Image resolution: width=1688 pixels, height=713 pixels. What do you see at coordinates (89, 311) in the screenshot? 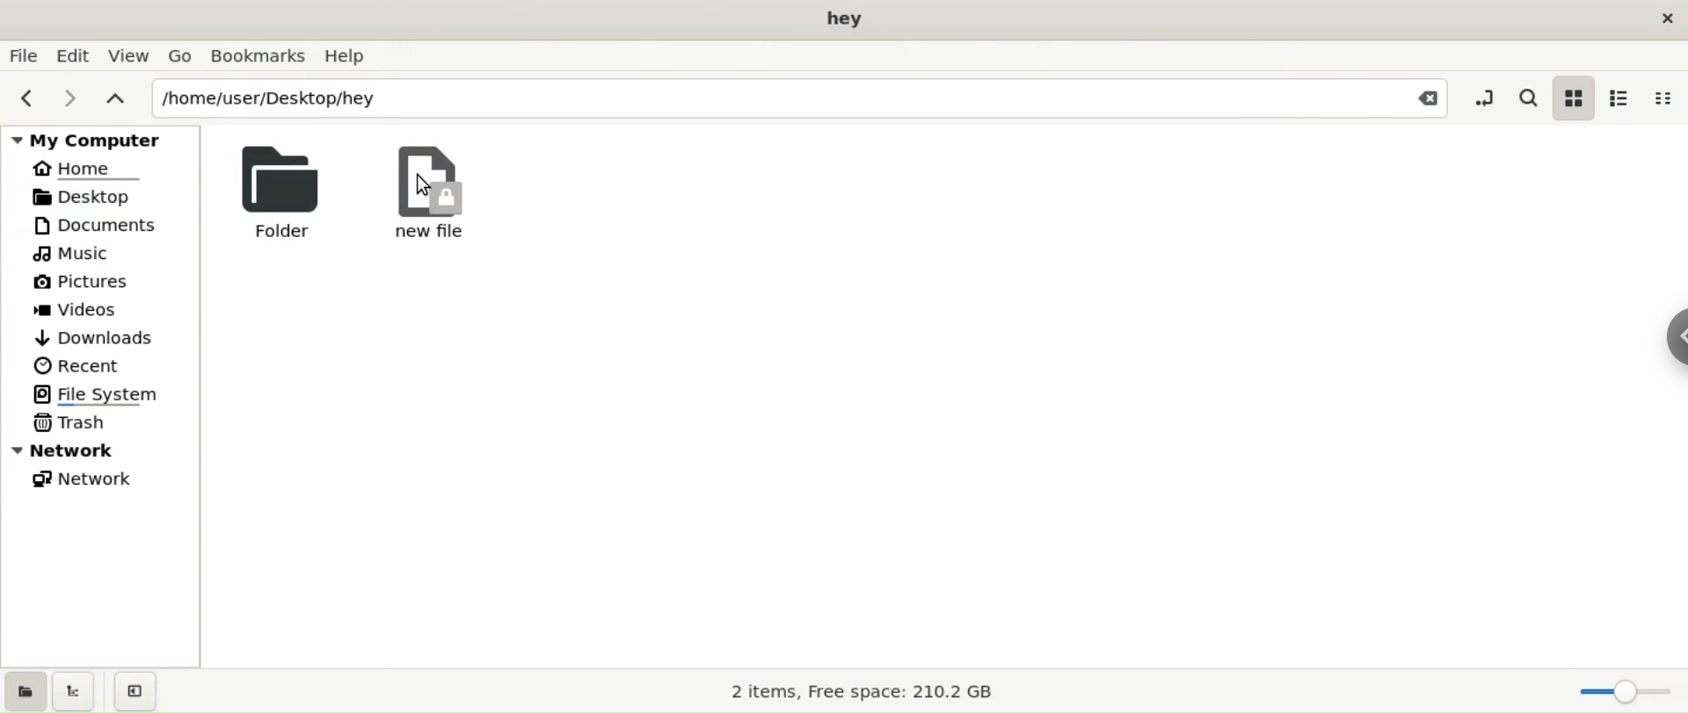
I see `Videos` at bounding box center [89, 311].